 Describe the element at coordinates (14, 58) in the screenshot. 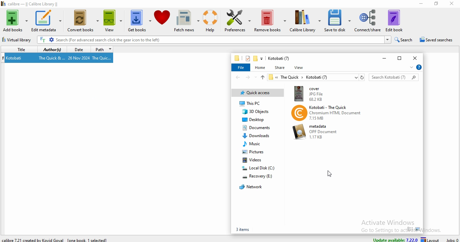

I see `Kotobati` at that location.